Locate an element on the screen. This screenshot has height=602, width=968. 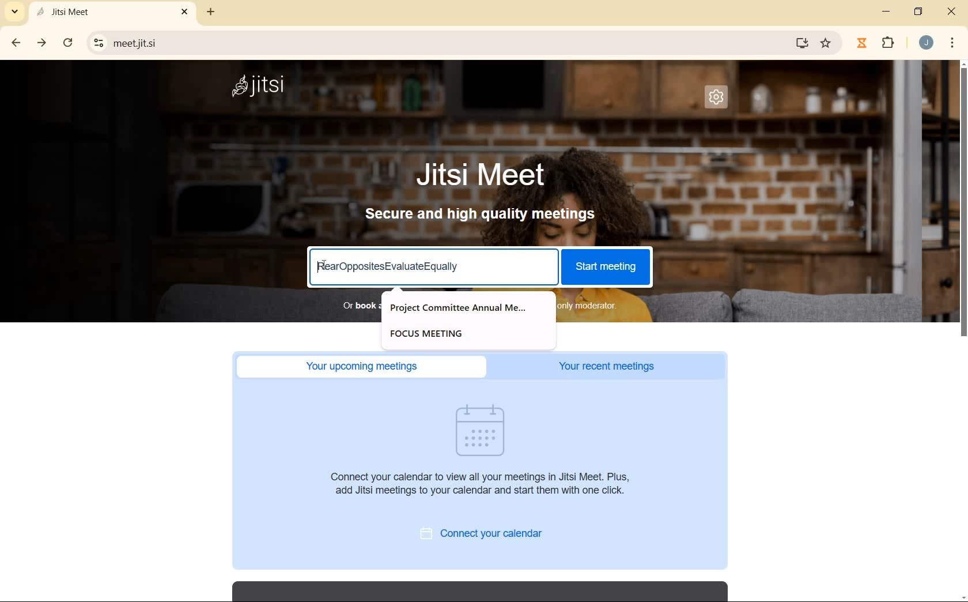
Jitsi Meet is located at coordinates (482, 175).